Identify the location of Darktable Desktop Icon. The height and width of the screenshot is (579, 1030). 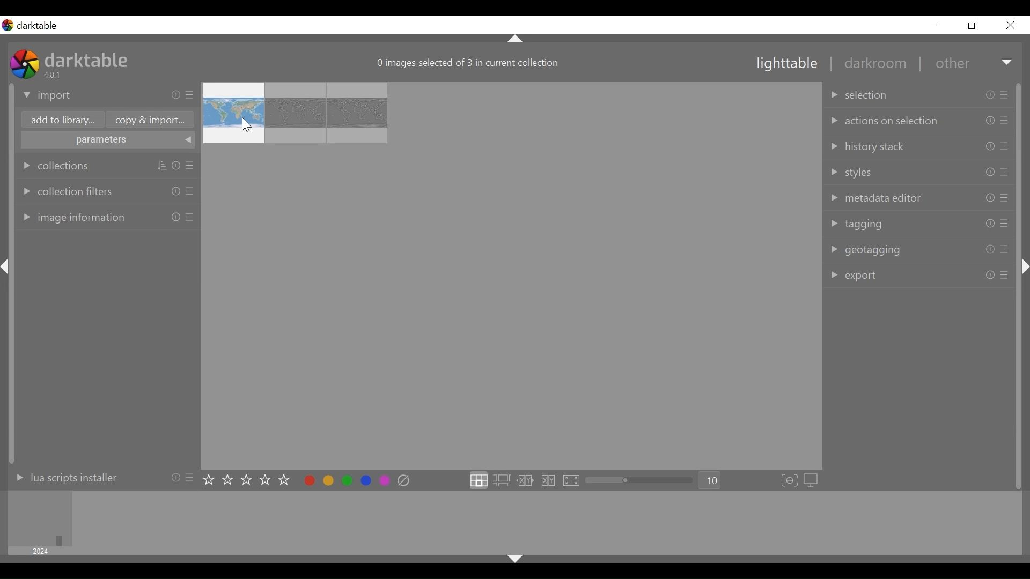
(24, 65).